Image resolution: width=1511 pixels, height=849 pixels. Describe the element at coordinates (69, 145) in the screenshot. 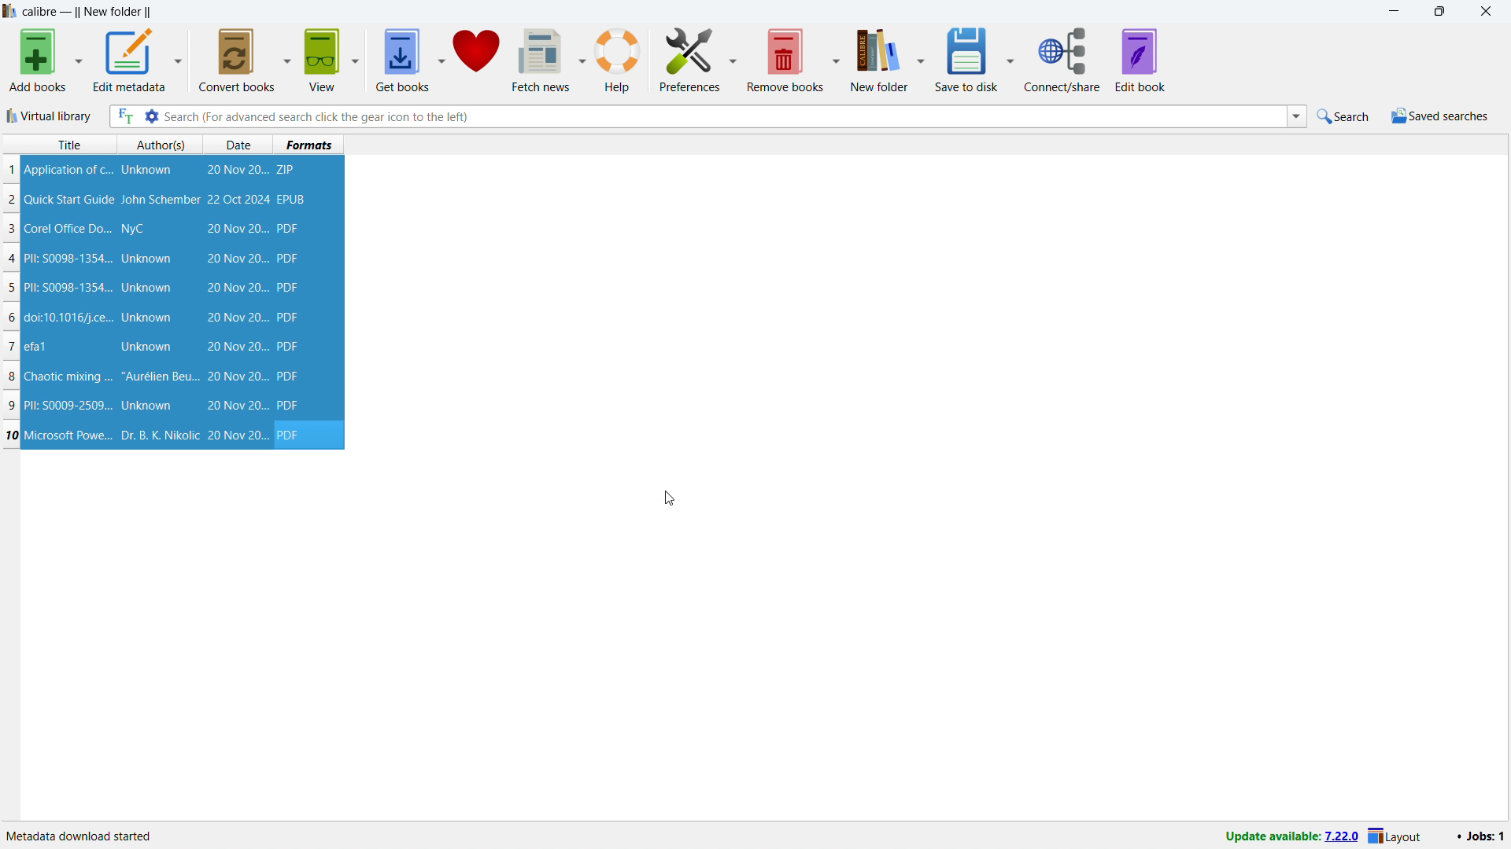

I see `Title` at that location.